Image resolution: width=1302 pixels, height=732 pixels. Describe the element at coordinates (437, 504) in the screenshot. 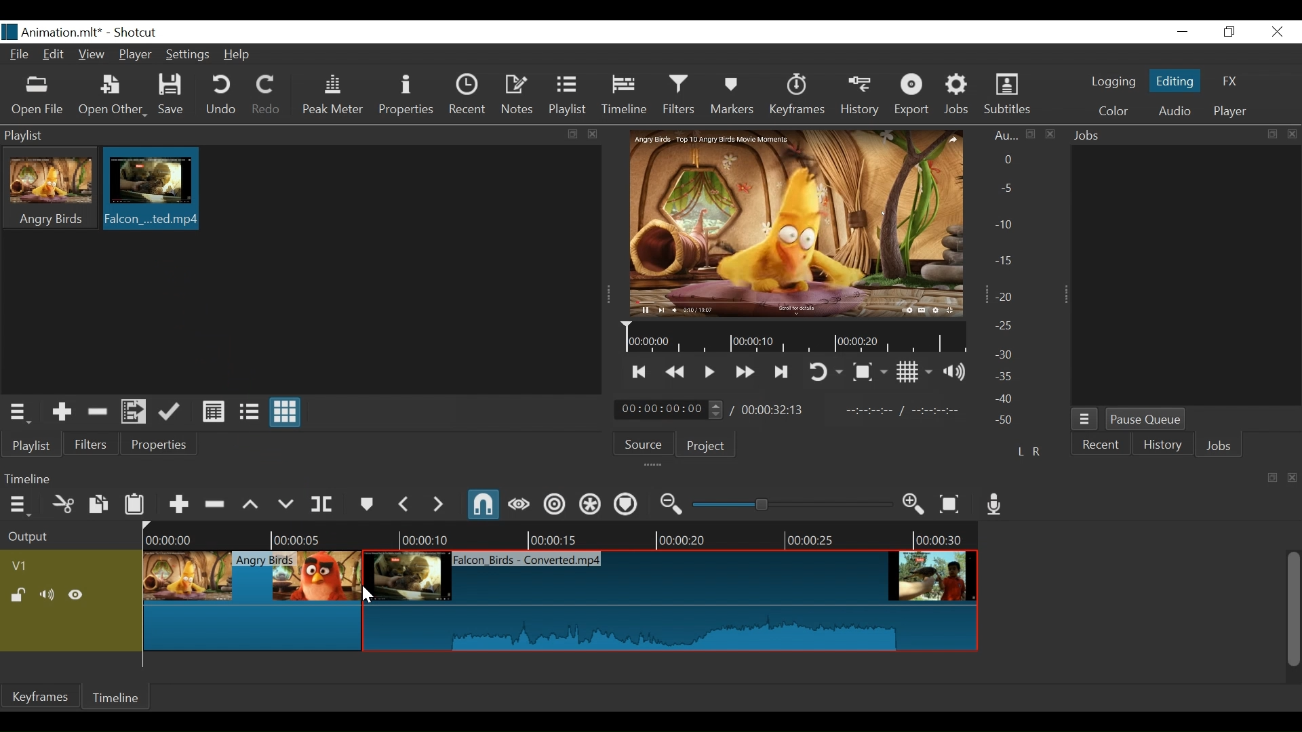

I see `Next Marker` at that location.